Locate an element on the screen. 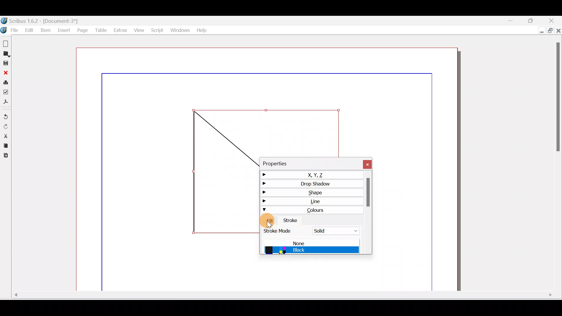 This screenshot has width=562, height=316. Shape is located at coordinates (311, 192).